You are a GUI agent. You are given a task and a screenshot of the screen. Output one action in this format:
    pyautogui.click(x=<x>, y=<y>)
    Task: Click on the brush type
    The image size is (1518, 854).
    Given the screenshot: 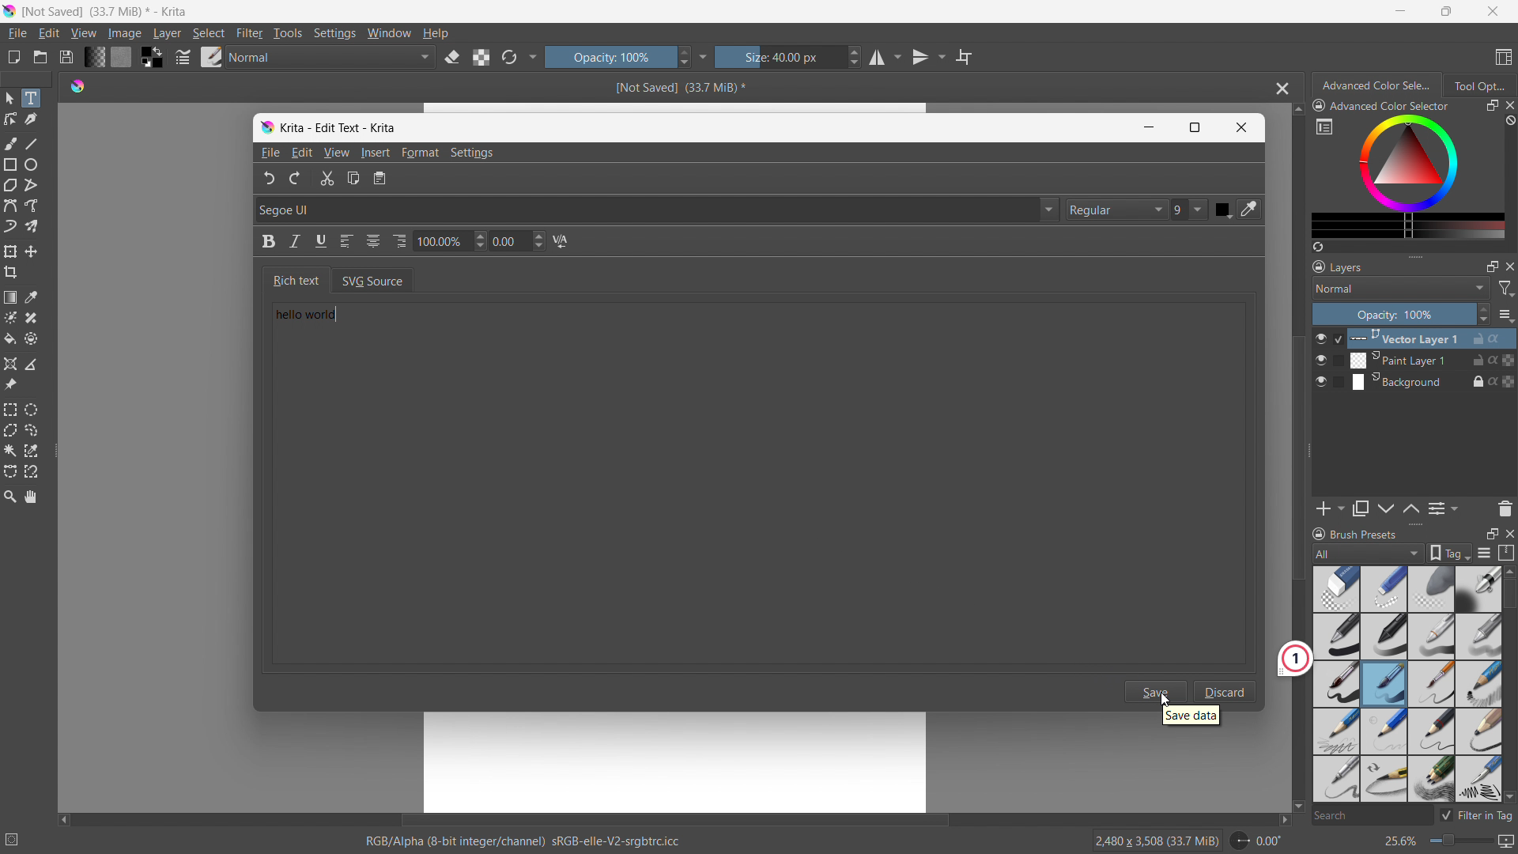 What is the action you would take?
    pyautogui.click(x=1369, y=553)
    